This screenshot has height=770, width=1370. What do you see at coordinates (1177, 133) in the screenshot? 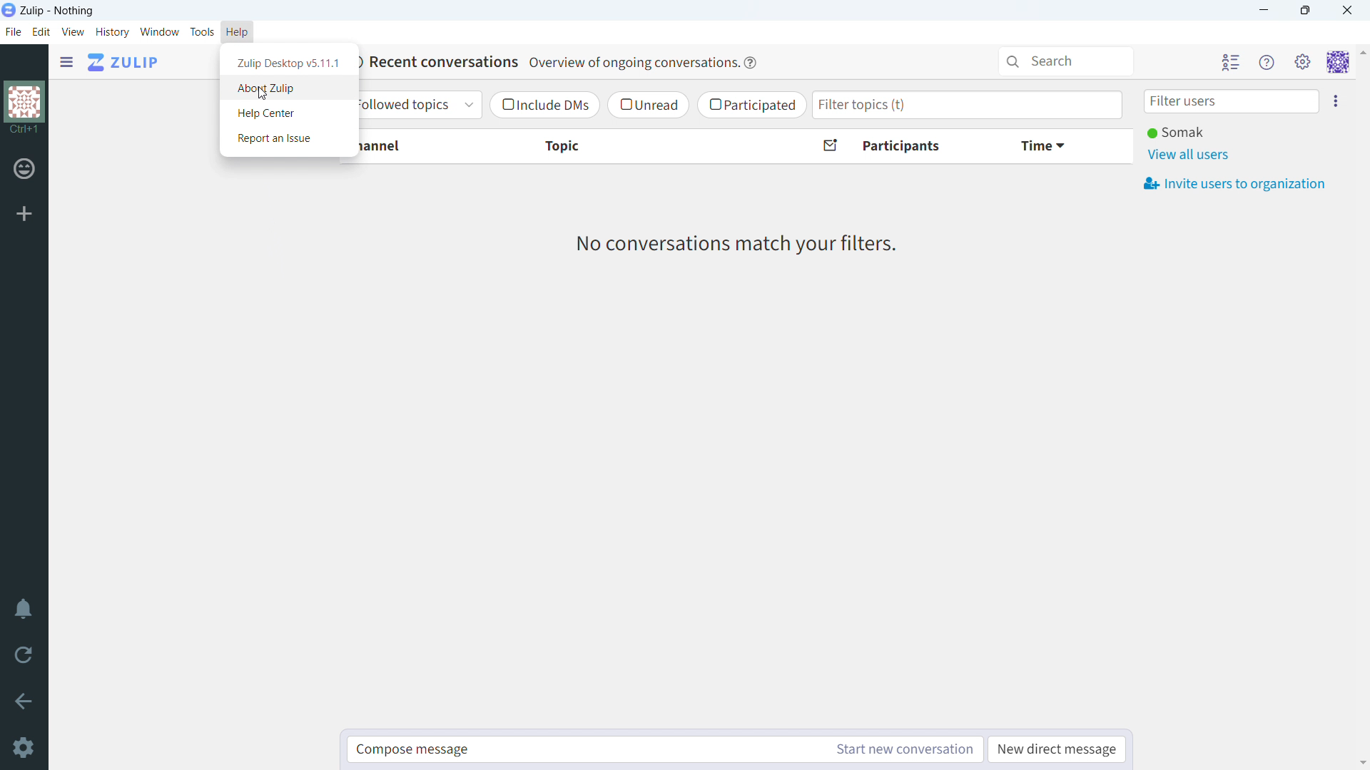
I see `Somak(user status)` at bounding box center [1177, 133].